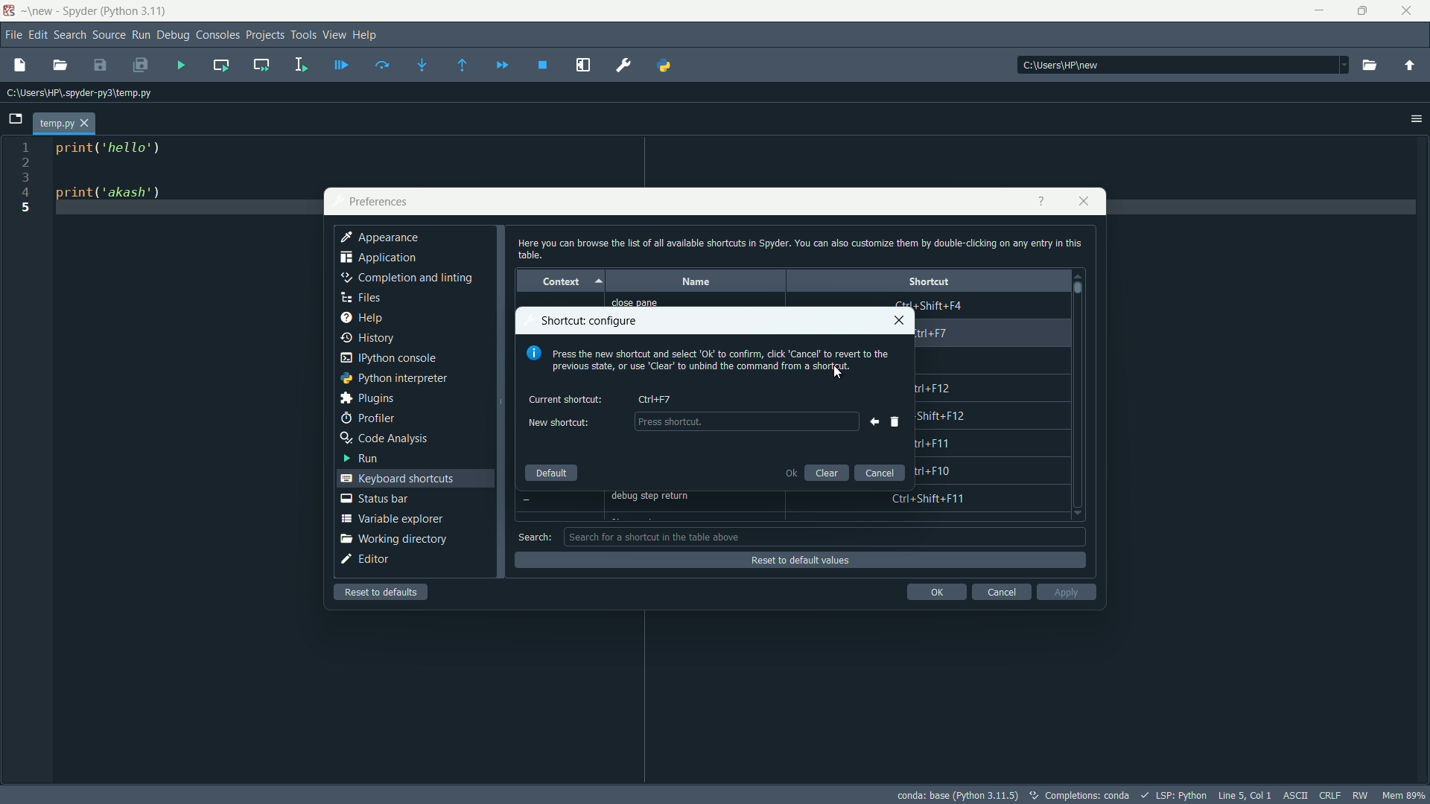 The width and height of the screenshot is (1430, 804). I want to click on projects menu, so click(265, 35).